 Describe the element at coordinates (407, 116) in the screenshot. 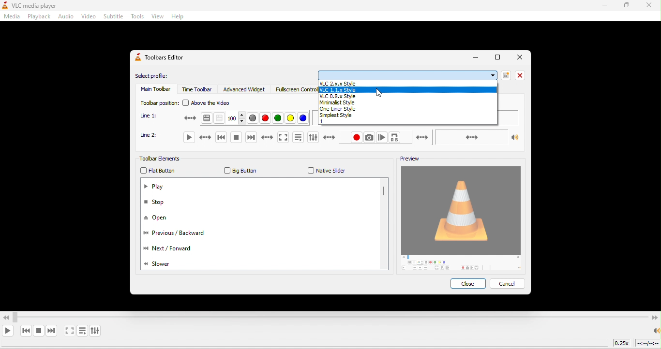

I see `simplest style` at that location.